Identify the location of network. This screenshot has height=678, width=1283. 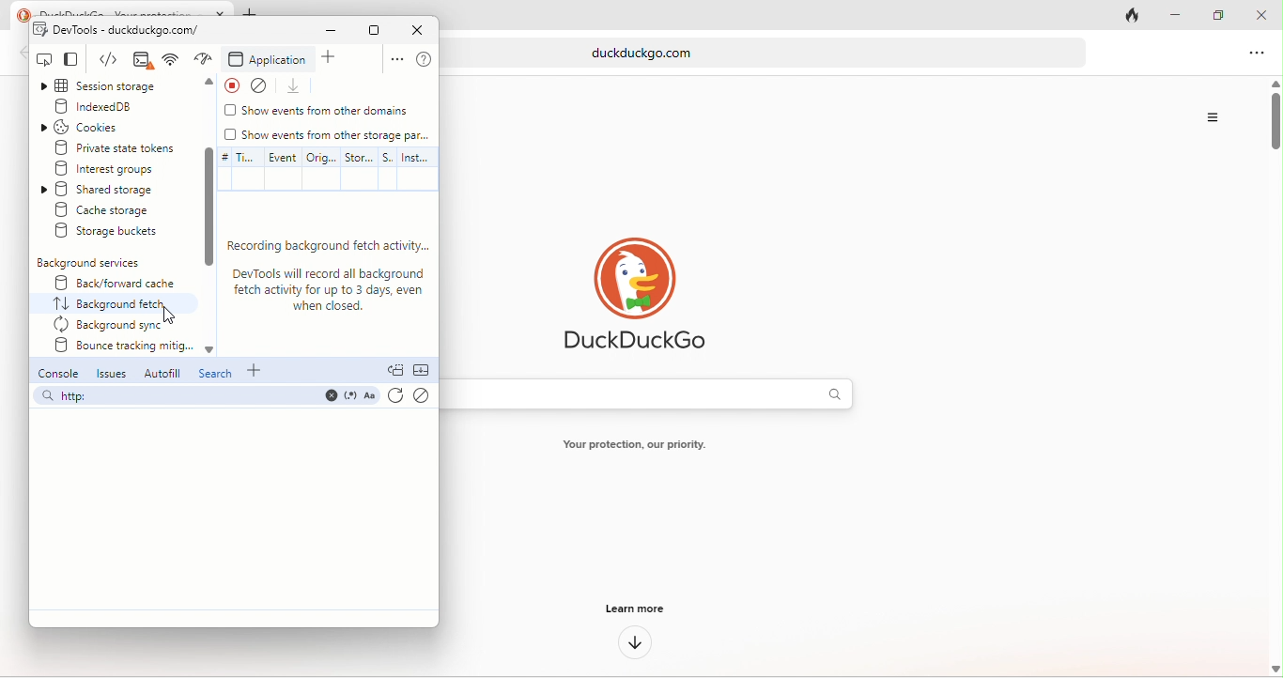
(203, 59).